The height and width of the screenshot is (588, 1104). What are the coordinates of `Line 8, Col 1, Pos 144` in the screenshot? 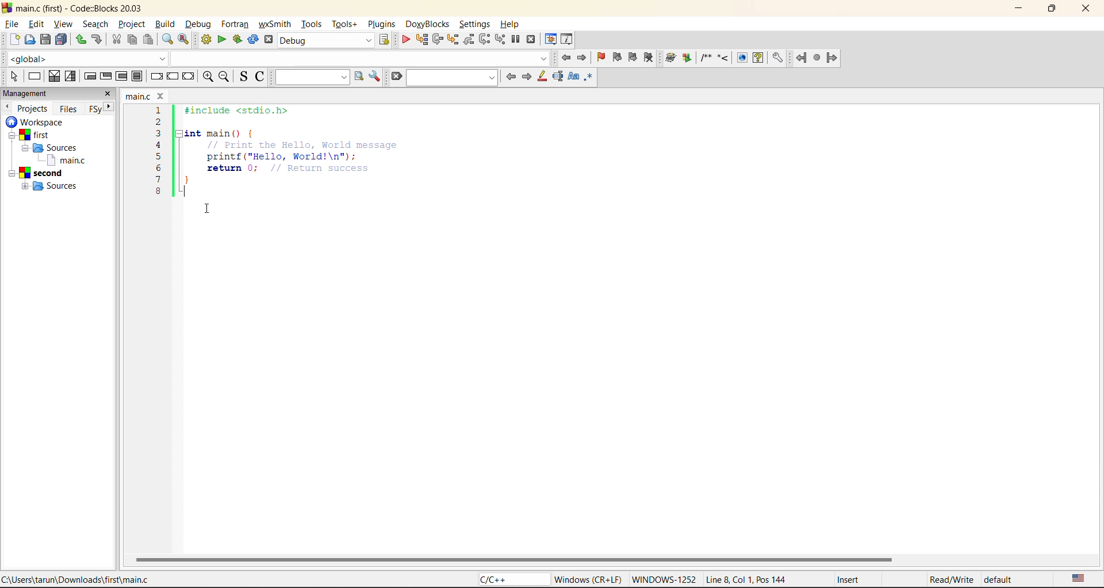 It's located at (748, 579).